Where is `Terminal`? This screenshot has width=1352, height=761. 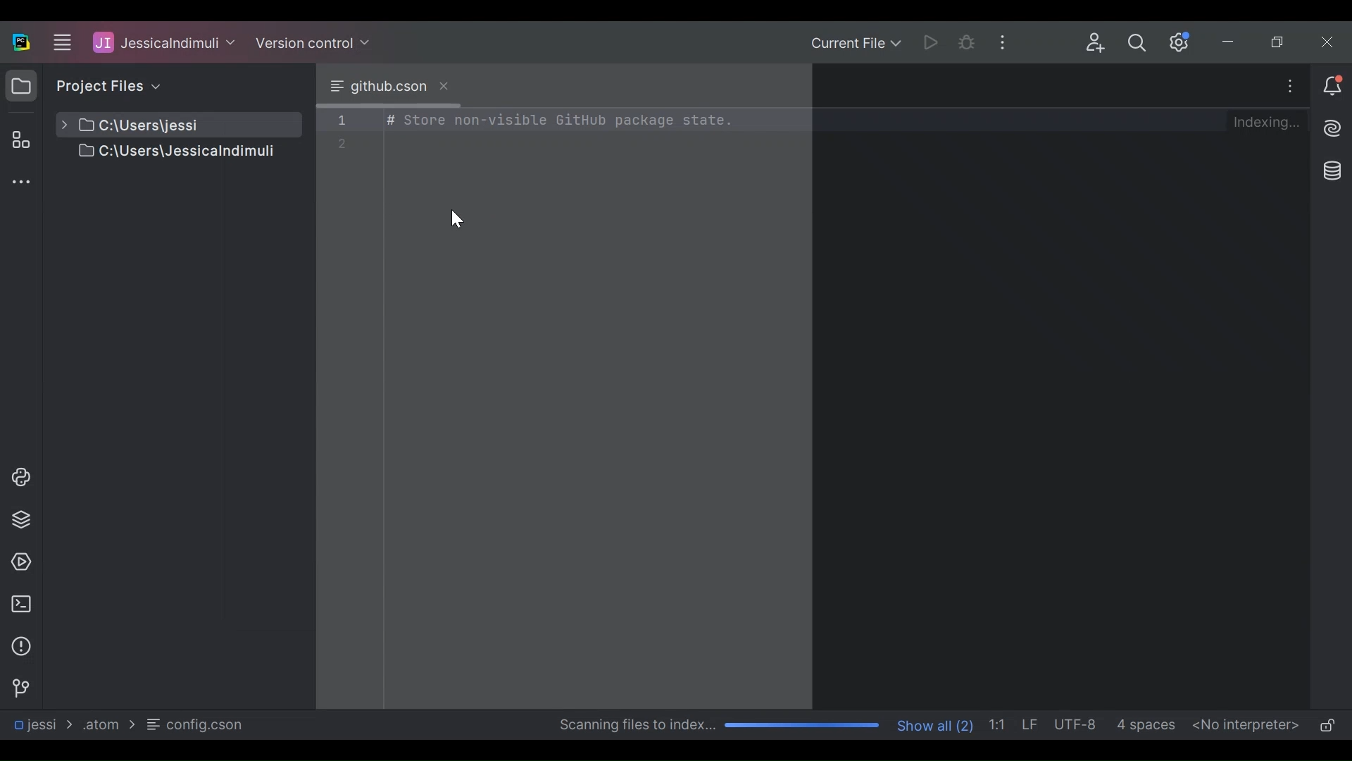
Terminal is located at coordinates (21, 604).